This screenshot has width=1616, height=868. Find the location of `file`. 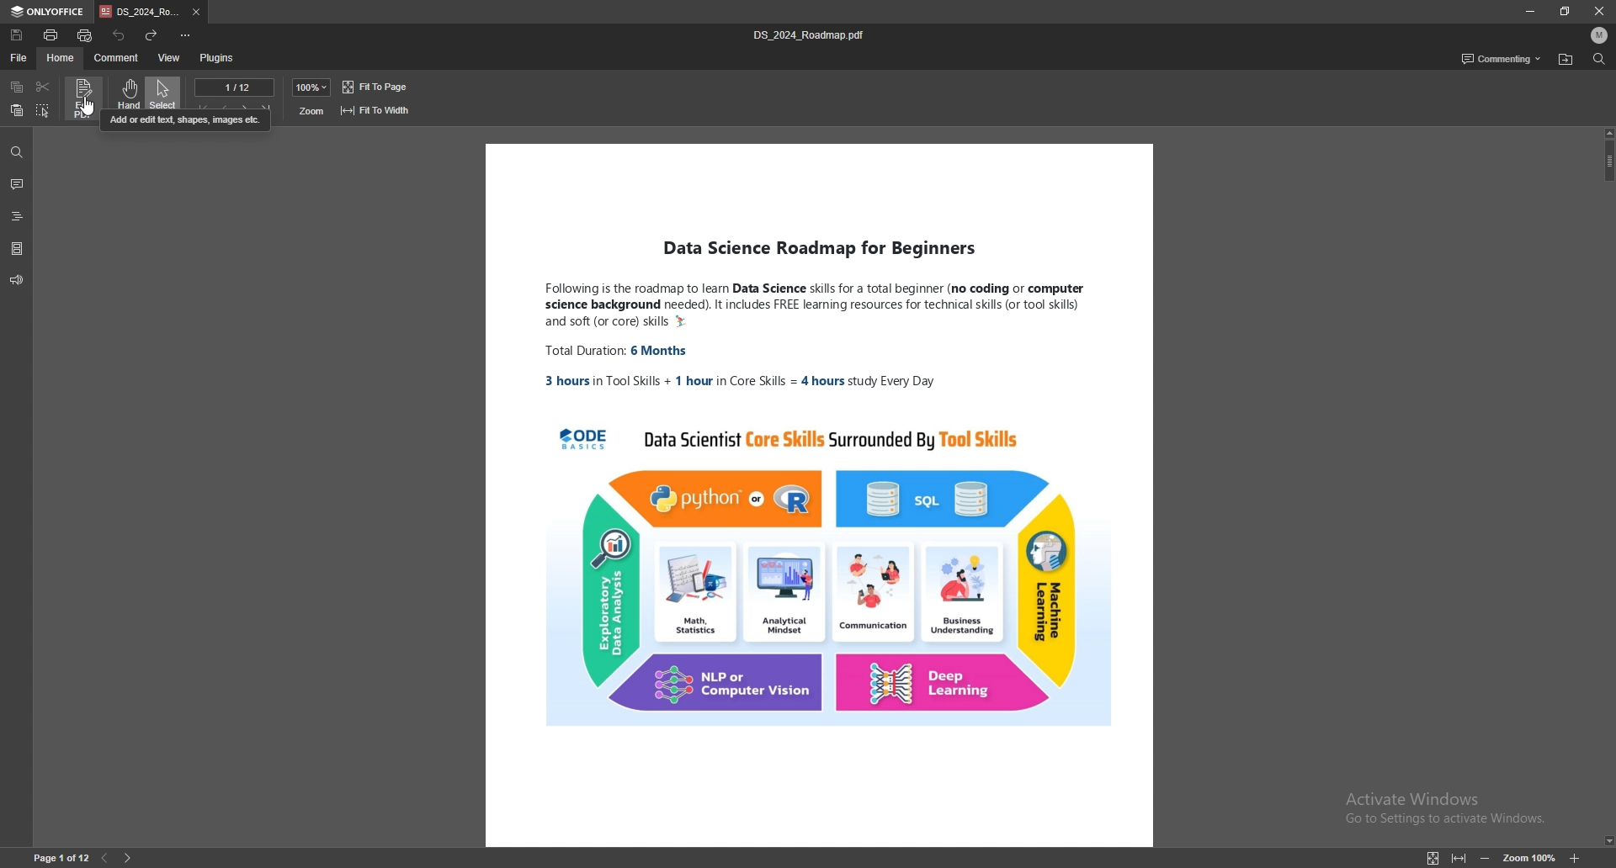

file is located at coordinates (19, 56).